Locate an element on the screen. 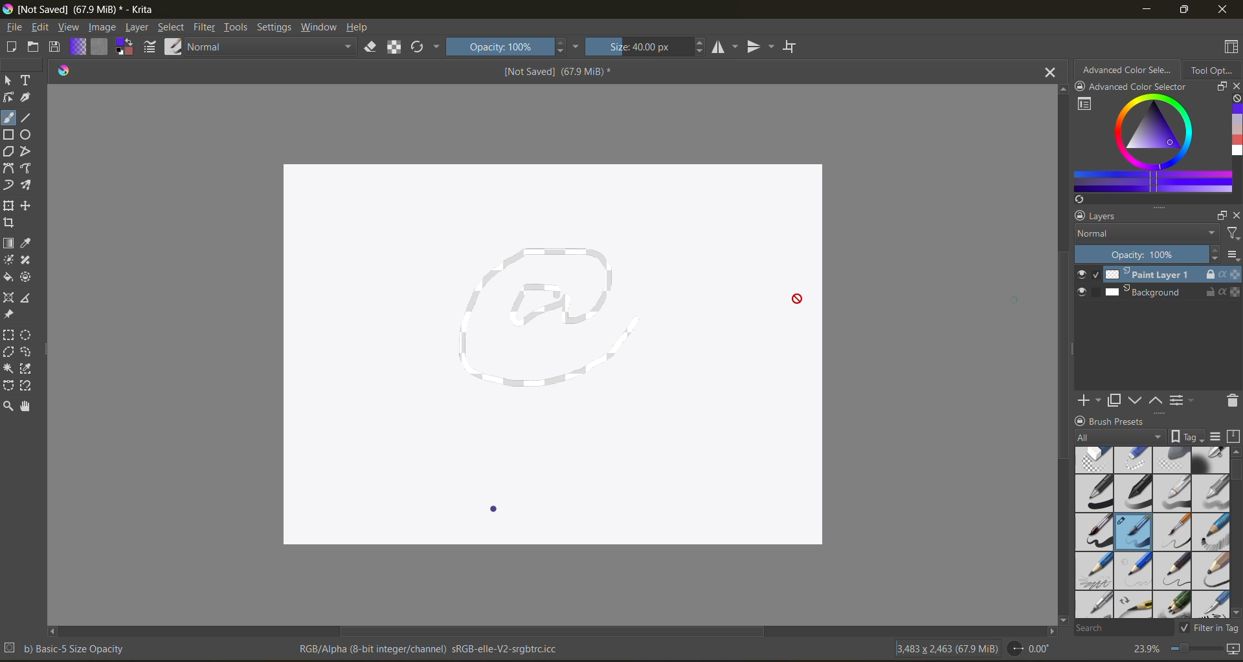  smart patch tool is located at coordinates (25, 261).